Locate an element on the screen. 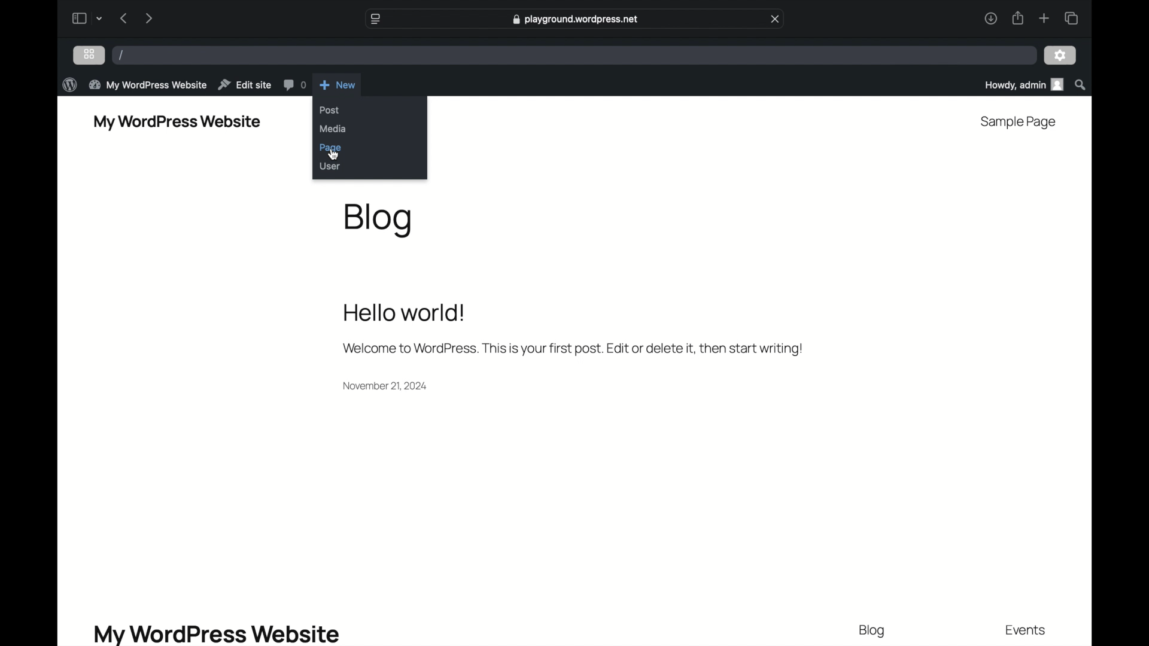  share is located at coordinates (1017, 19).